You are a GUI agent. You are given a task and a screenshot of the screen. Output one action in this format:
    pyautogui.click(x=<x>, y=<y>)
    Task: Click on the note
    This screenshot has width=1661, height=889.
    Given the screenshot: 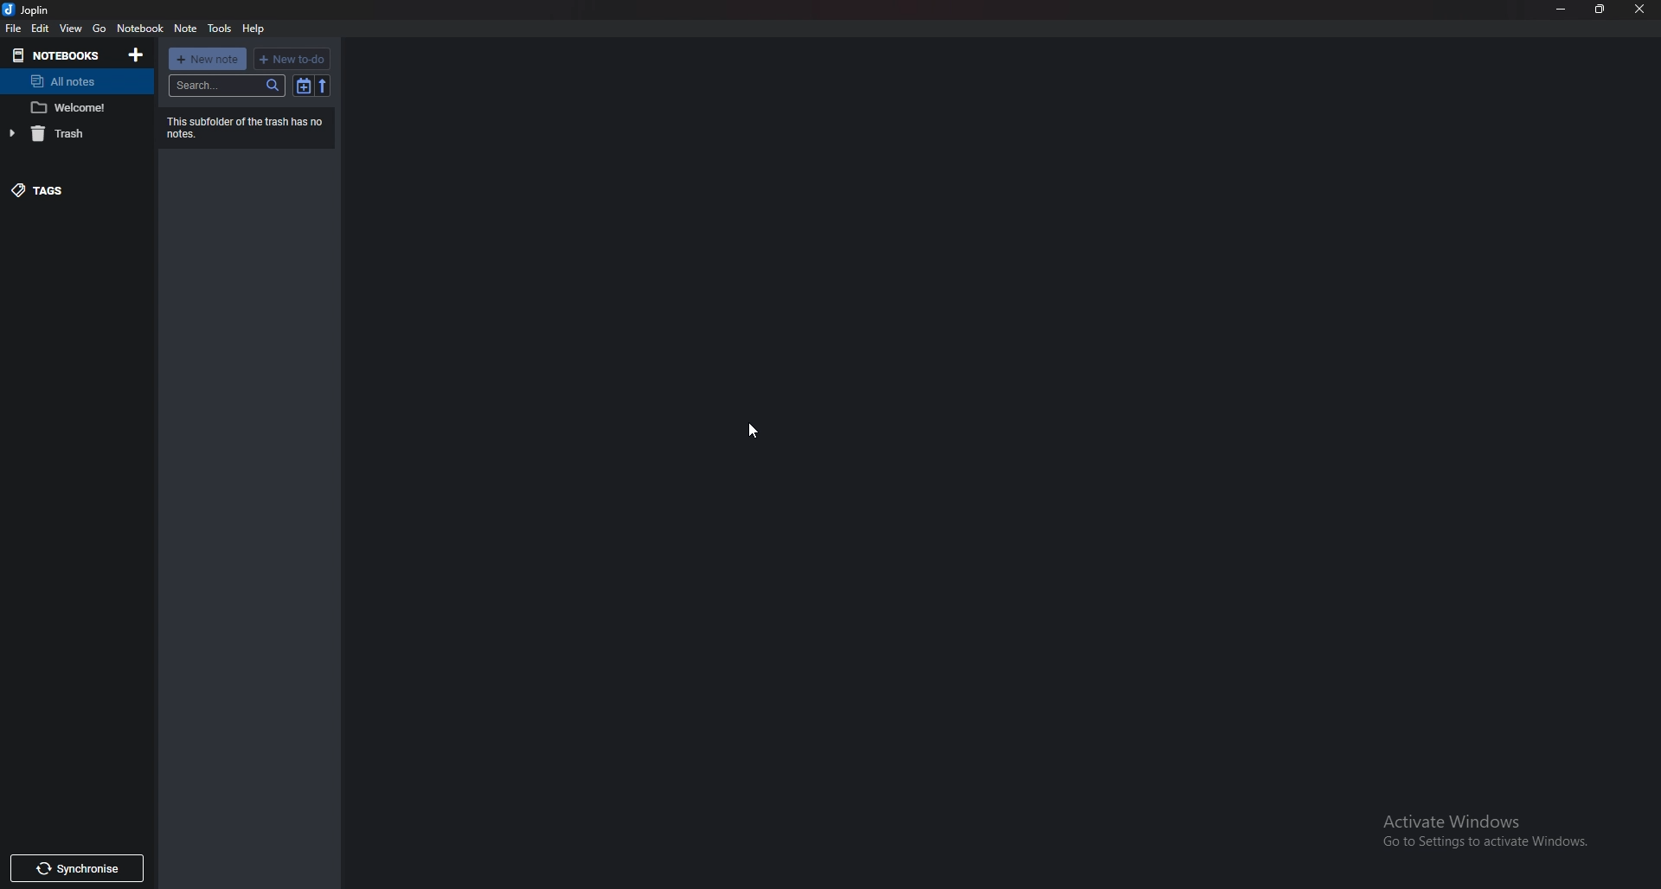 What is the action you would take?
    pyautogui.click(x=73, y=108)
    